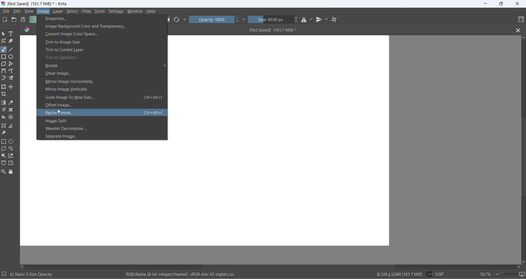 The width and height of the screenshot is (526, 279). What do you see at coordinates (104, 128) in the screenshot?
I see `wavelet decompose` at bounding box center [104, 128].